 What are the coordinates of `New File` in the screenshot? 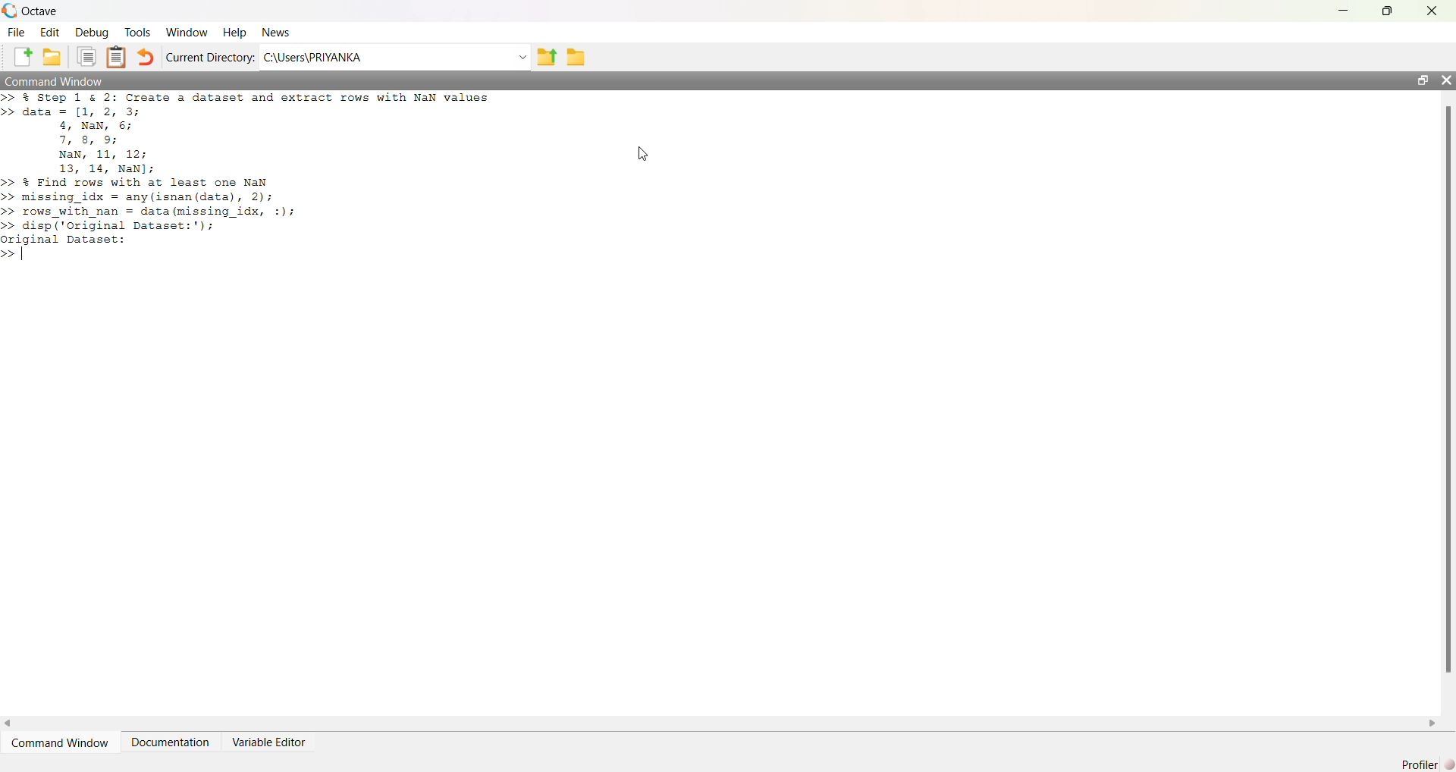 It's located at (23, 57).